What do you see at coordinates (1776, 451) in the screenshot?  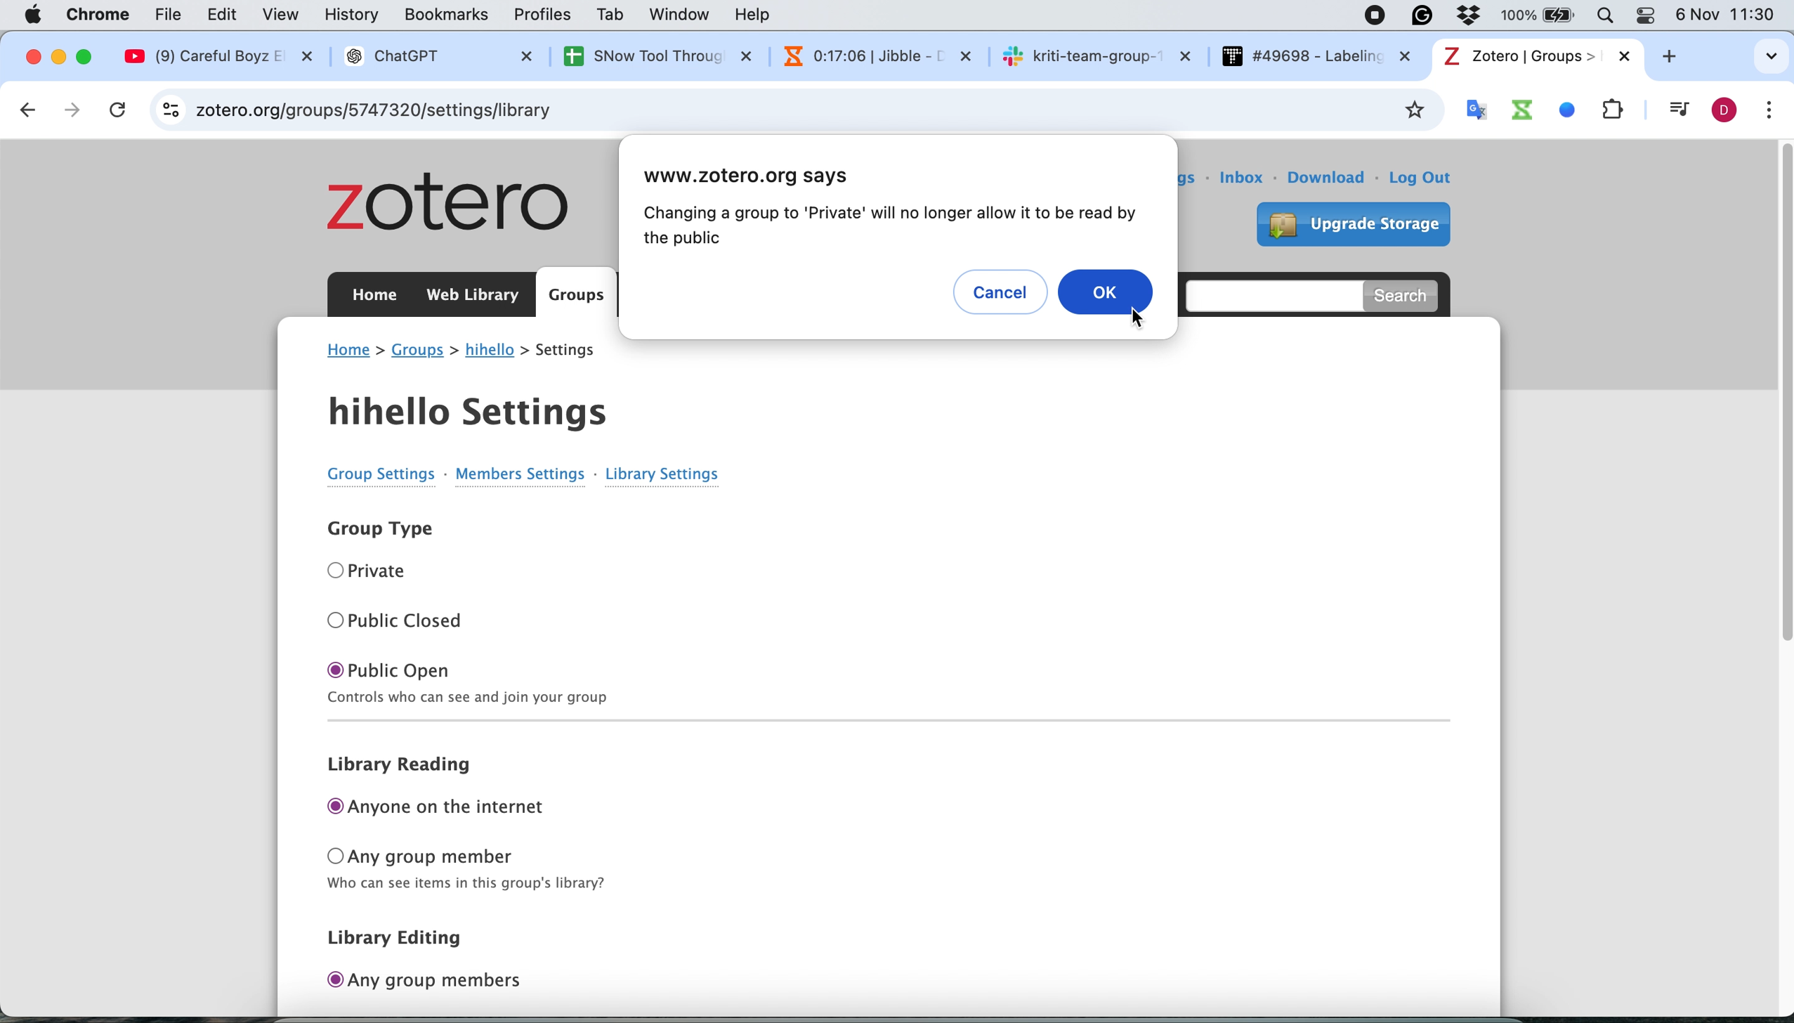 I see `vertical scroll bar` at bounding box center [1776, 451].